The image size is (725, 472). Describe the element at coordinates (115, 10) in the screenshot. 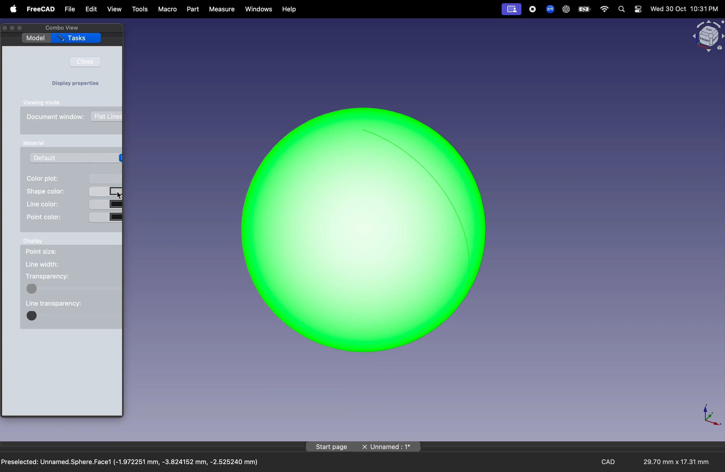

I see `view` at that location.